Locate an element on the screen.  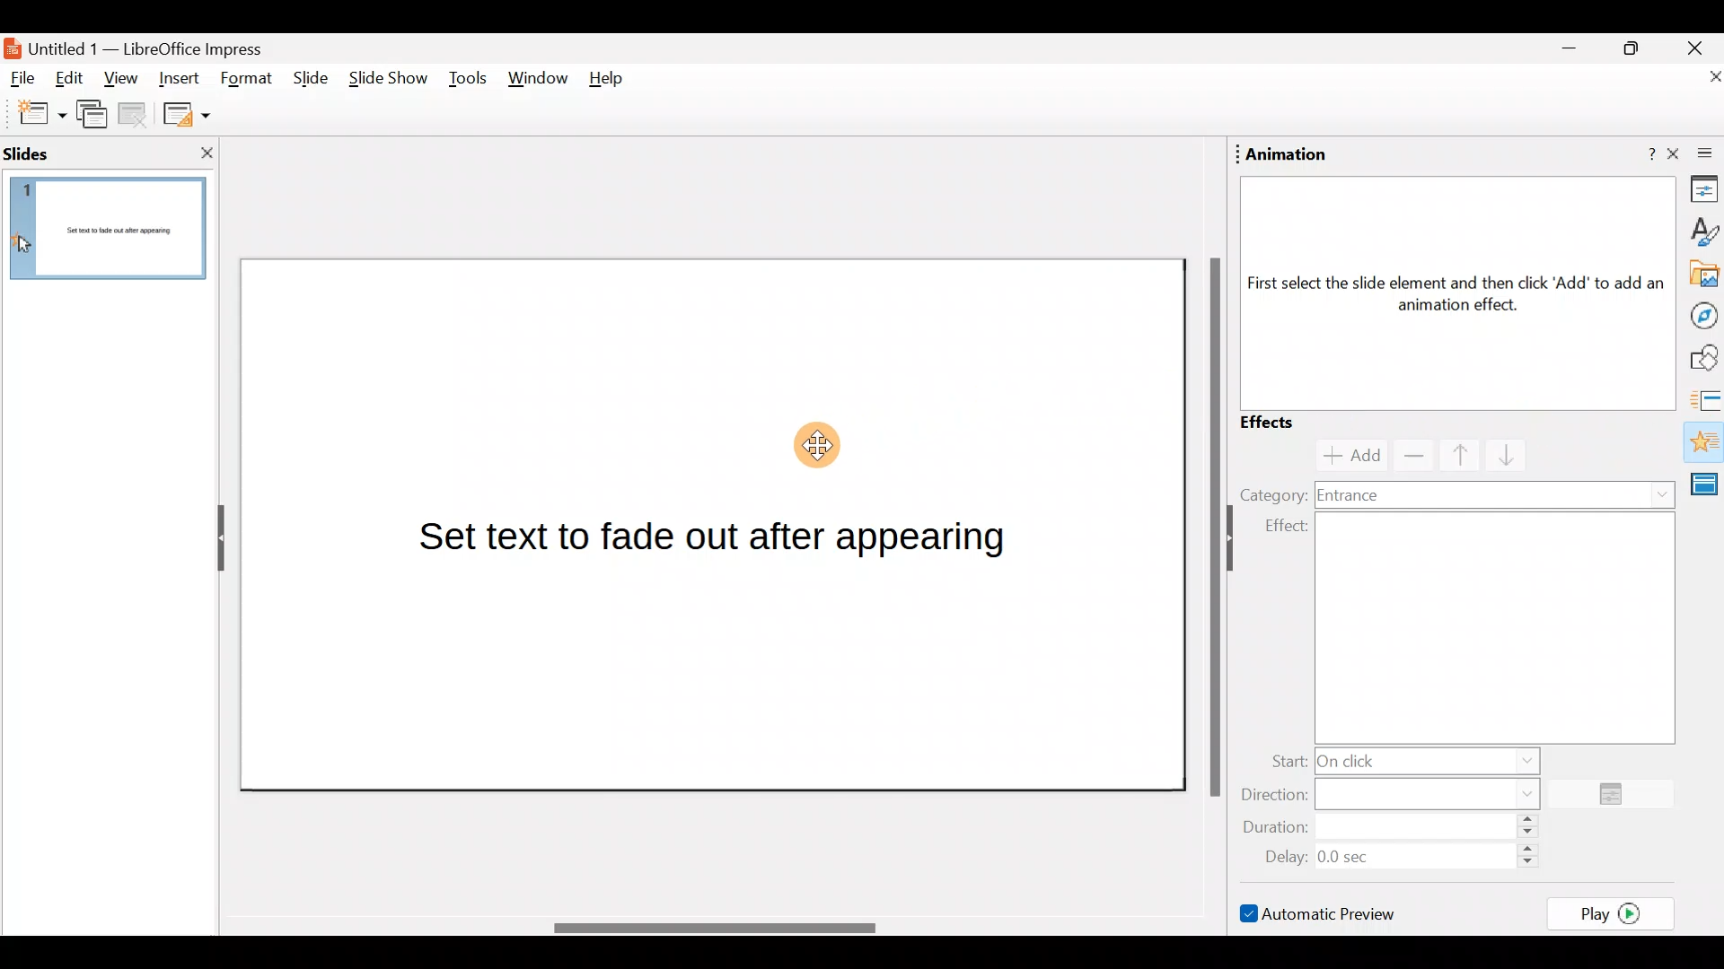
Help is located at coordinates (613, 83).